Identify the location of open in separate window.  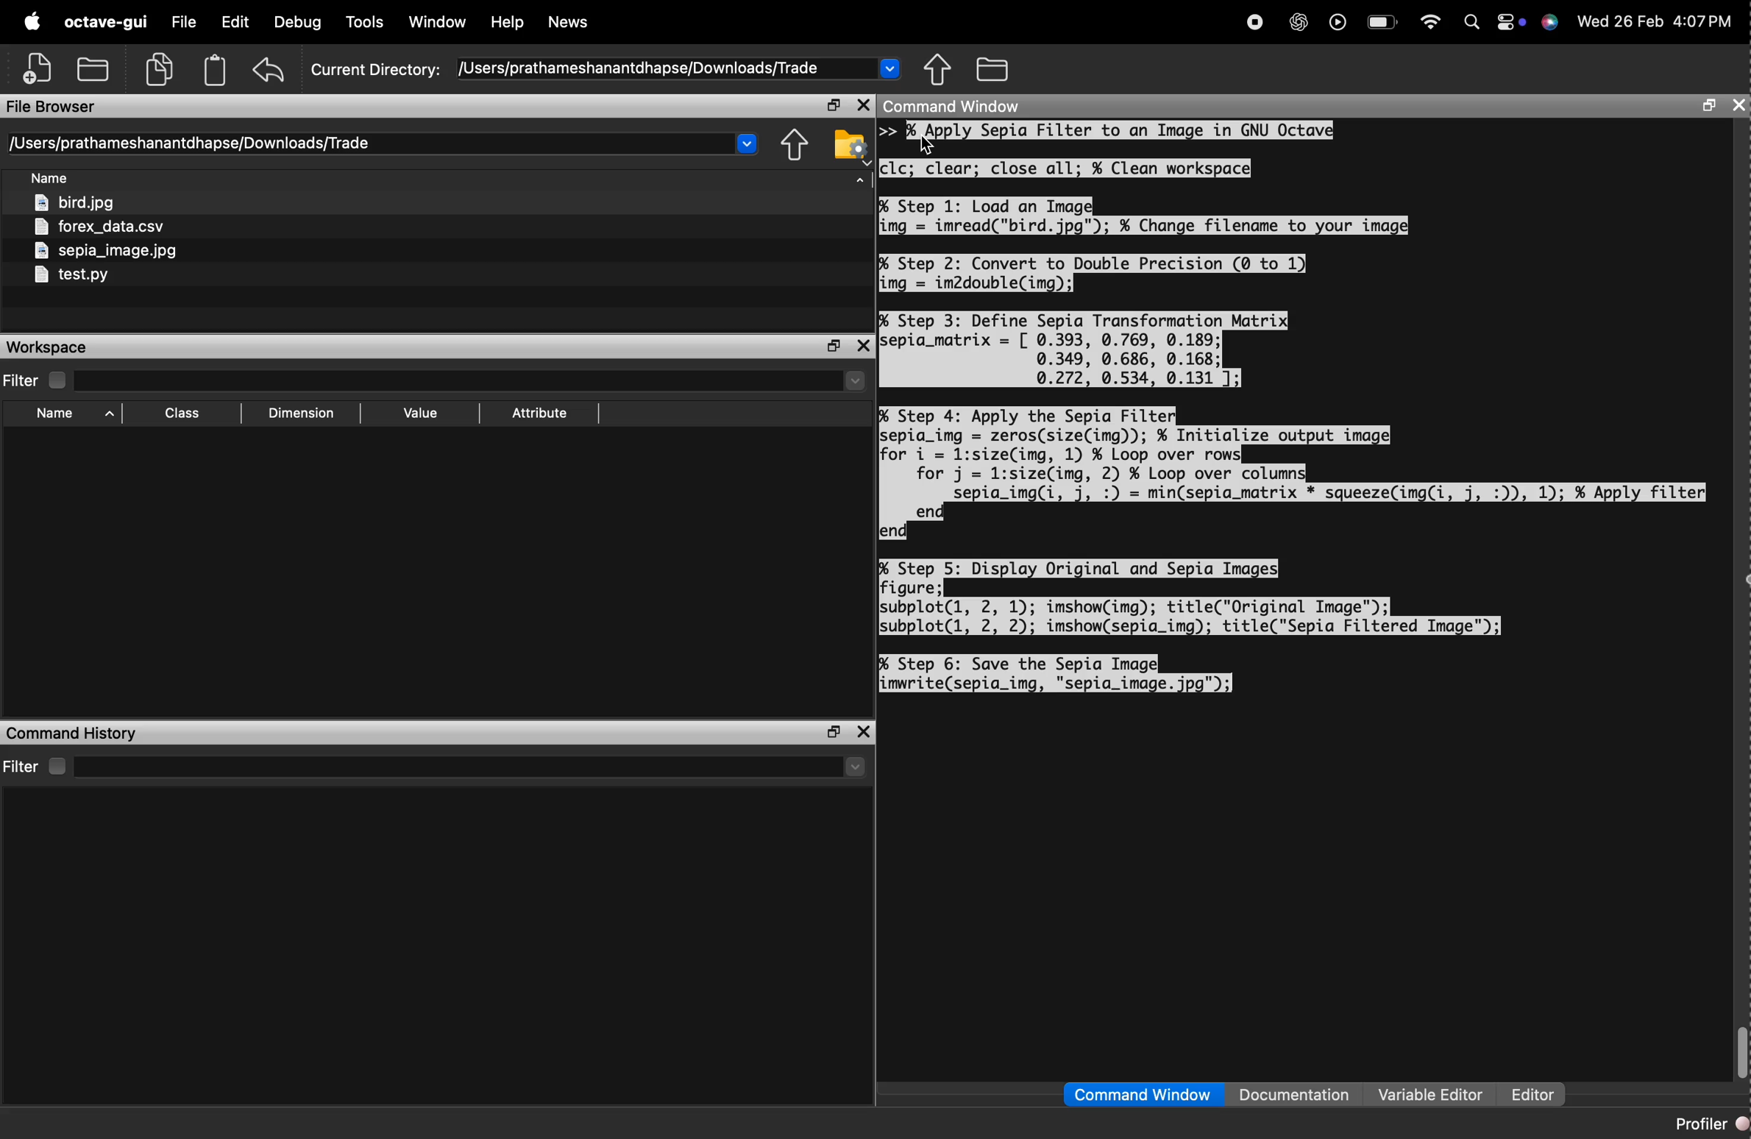
(1711, 106).